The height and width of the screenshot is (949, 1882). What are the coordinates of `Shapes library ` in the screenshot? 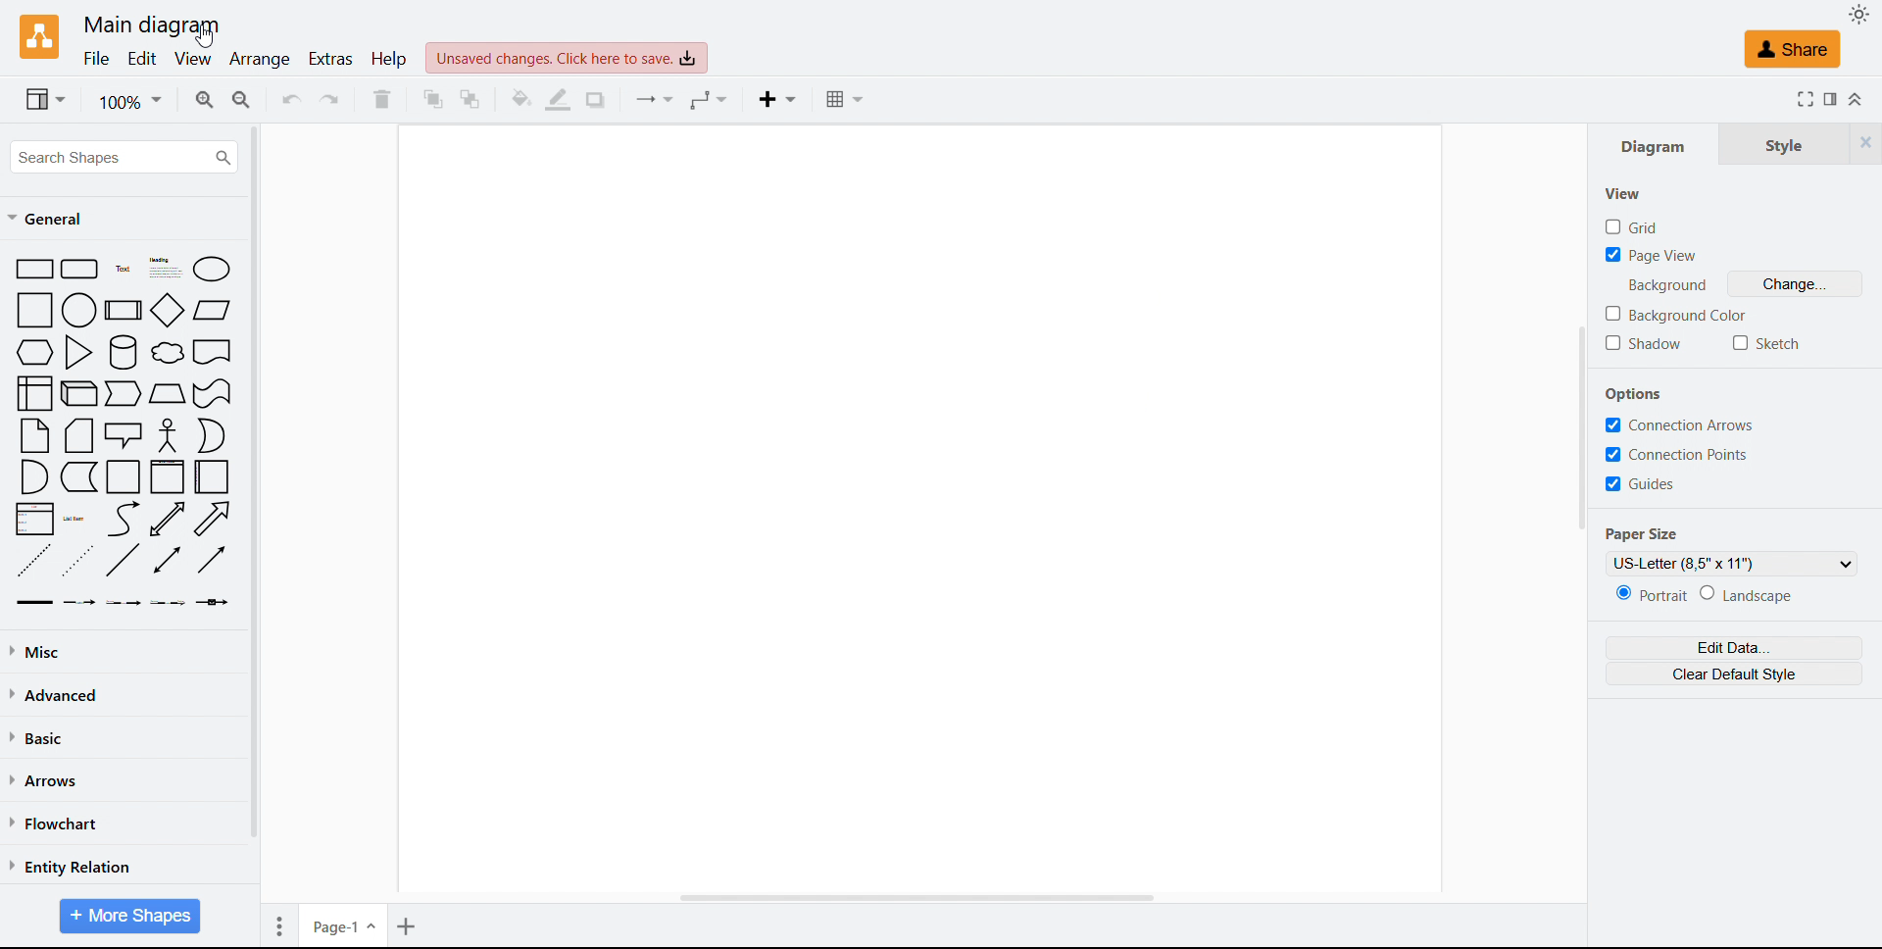 It's located at (124, 432).